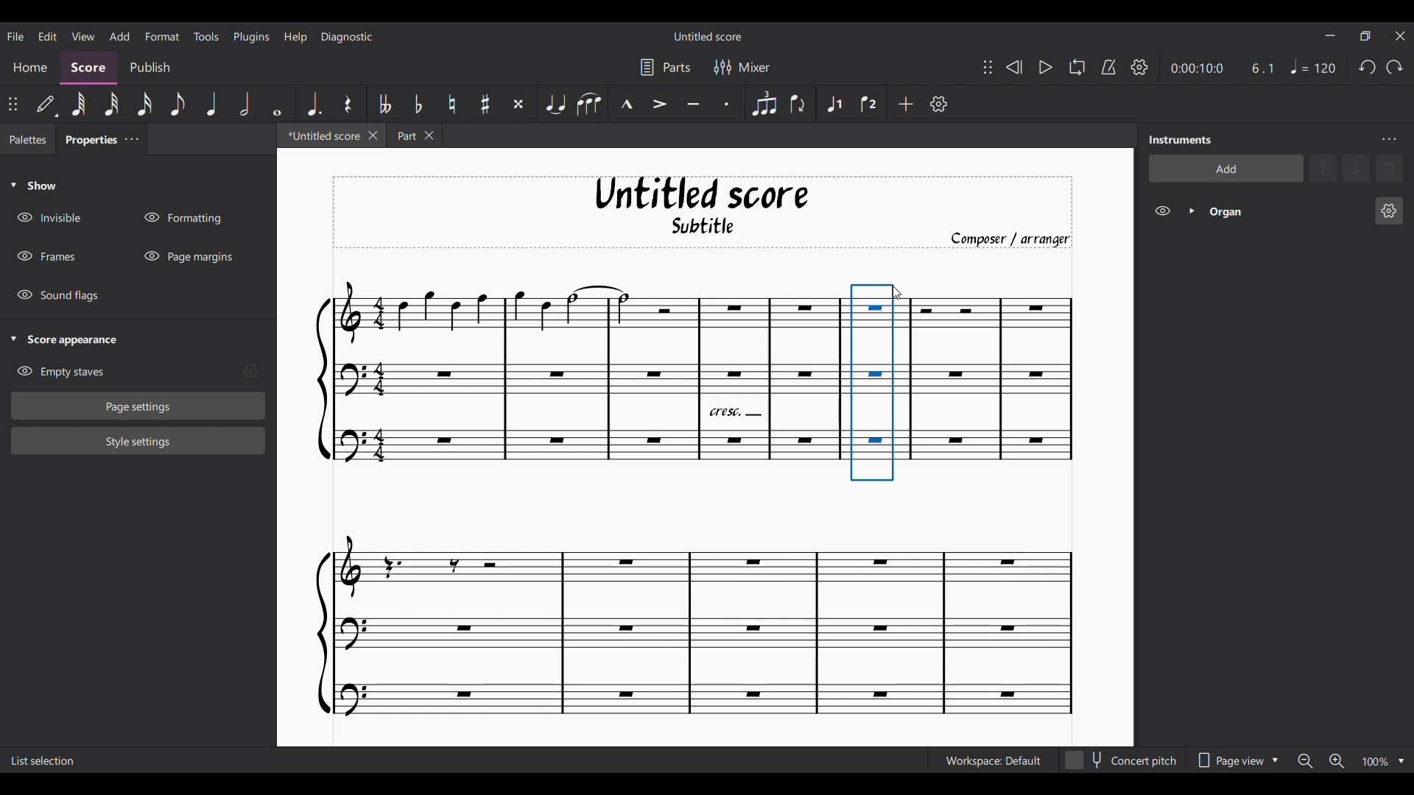 This screenshot has width=1414, height=795. I want to click on Minimize, so click(1330, 35).